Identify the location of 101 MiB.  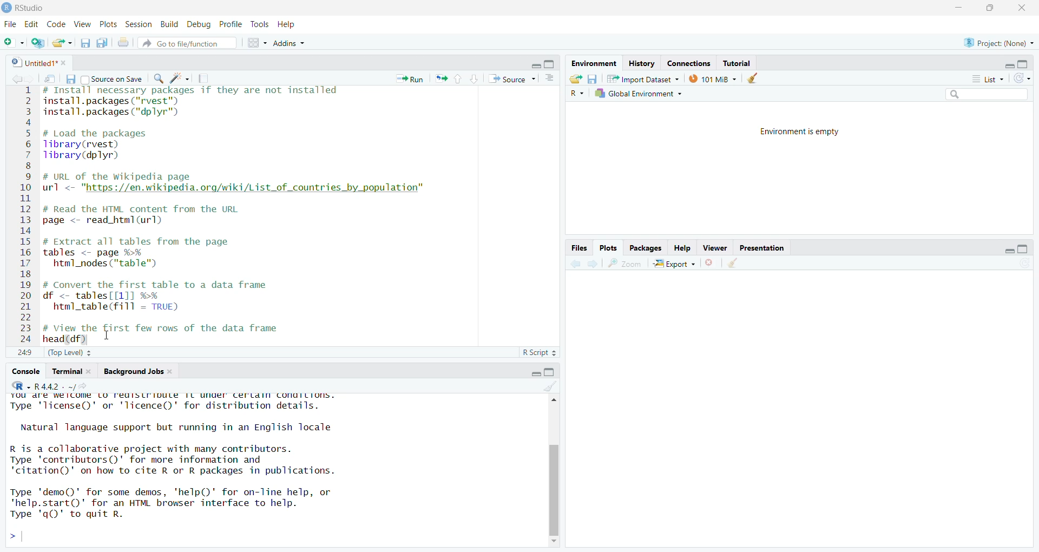
(711, 78).